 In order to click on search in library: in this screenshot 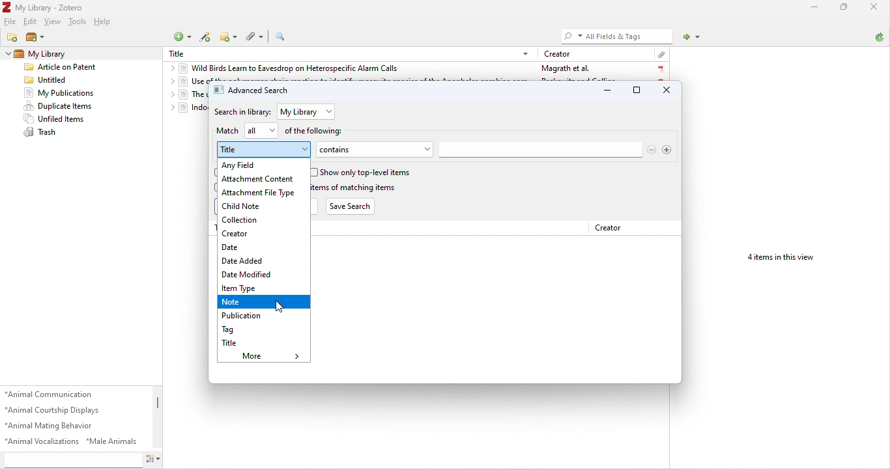, I will do `click(244, 113)`.